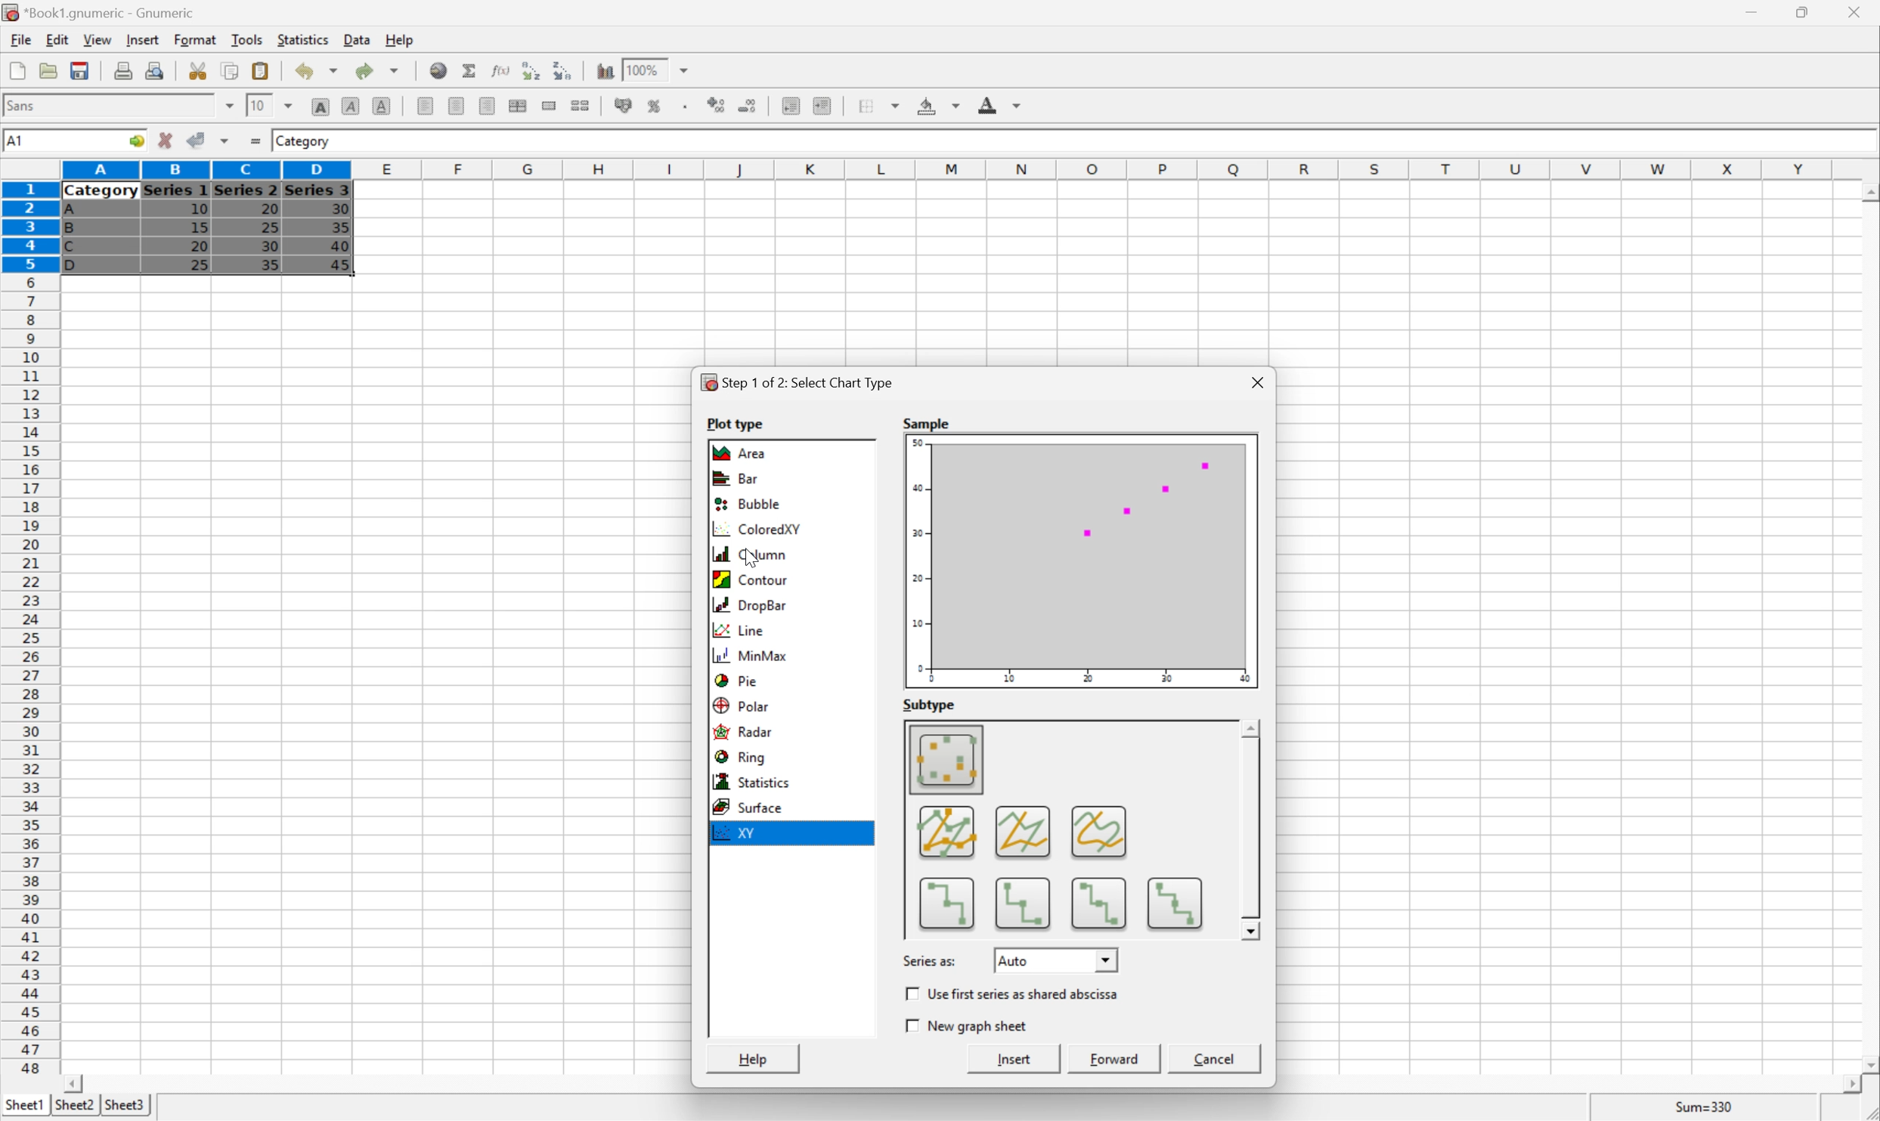  Describe the element at coordinates (341, 243) in the screenshot. I see `40` at that location.